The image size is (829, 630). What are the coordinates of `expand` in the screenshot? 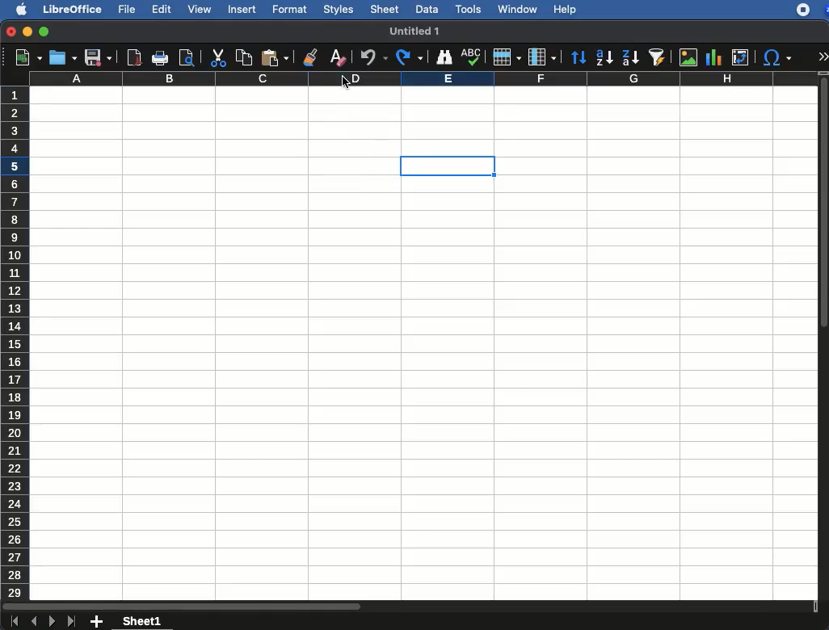 It's located at (823, 56).